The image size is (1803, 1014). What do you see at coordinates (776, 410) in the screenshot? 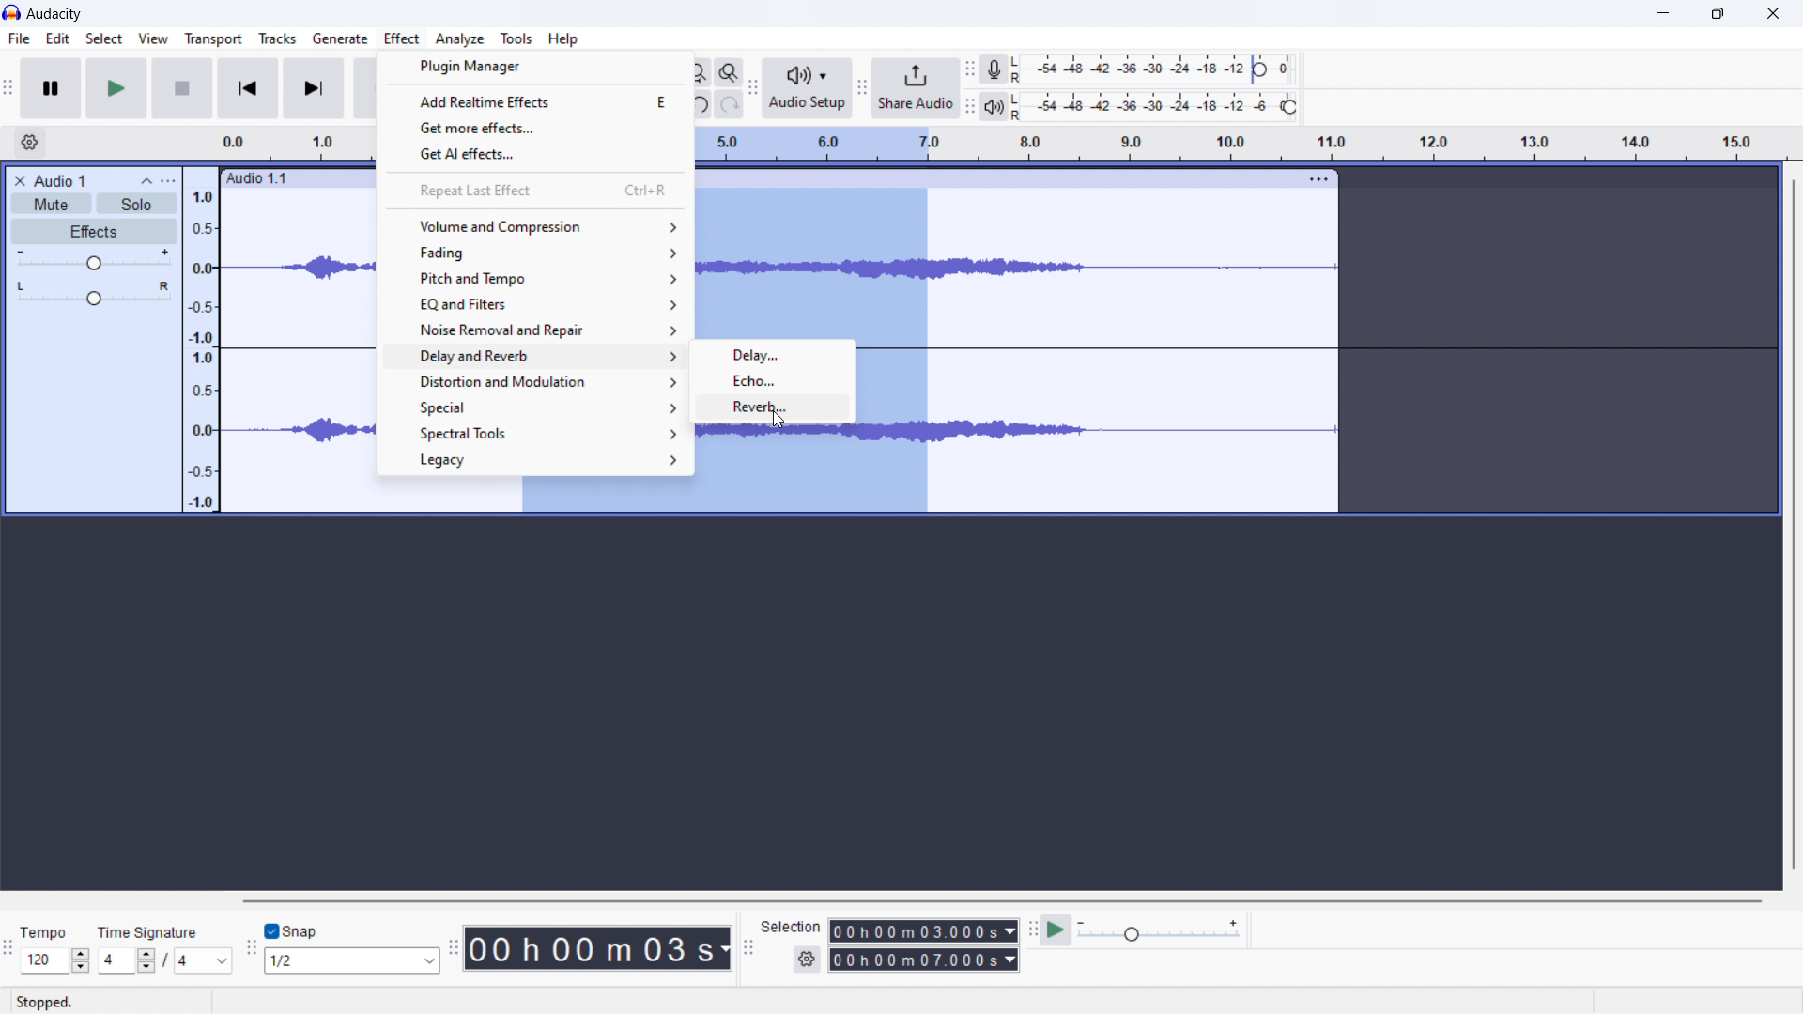
I see `reverb...` at bounding box center [776, 410].